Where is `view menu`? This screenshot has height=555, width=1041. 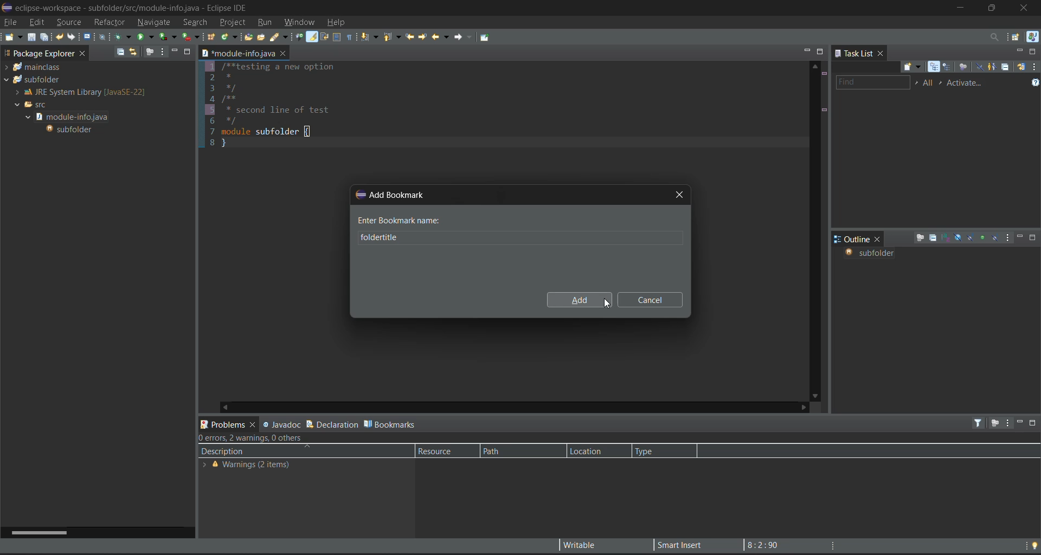 view menu is located at coordinates (1007, 423).